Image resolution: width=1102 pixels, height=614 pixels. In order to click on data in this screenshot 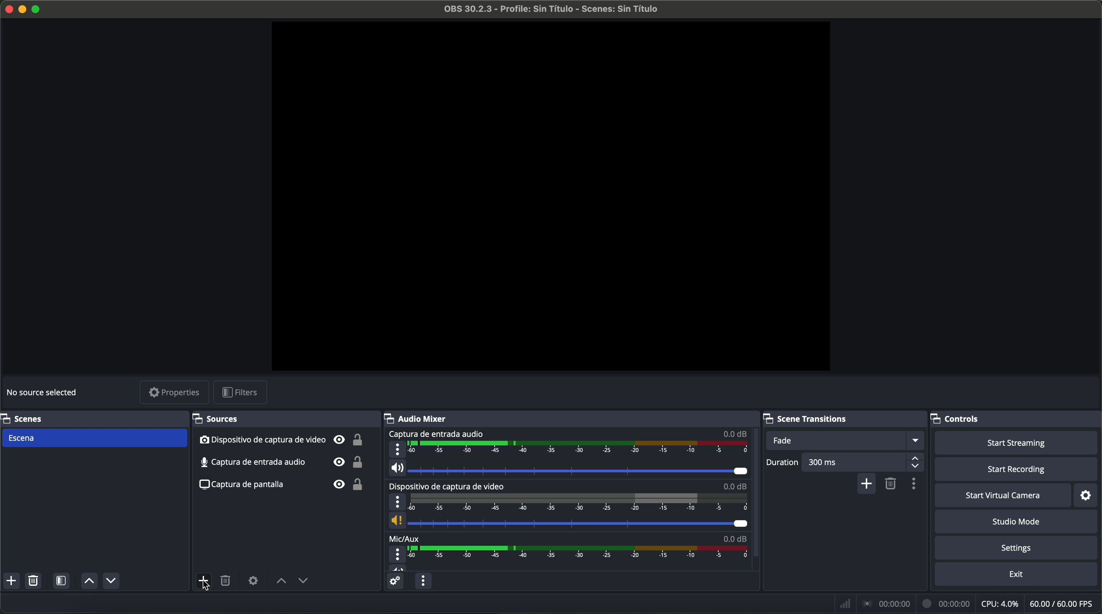, I will do `click(968, 603)`.